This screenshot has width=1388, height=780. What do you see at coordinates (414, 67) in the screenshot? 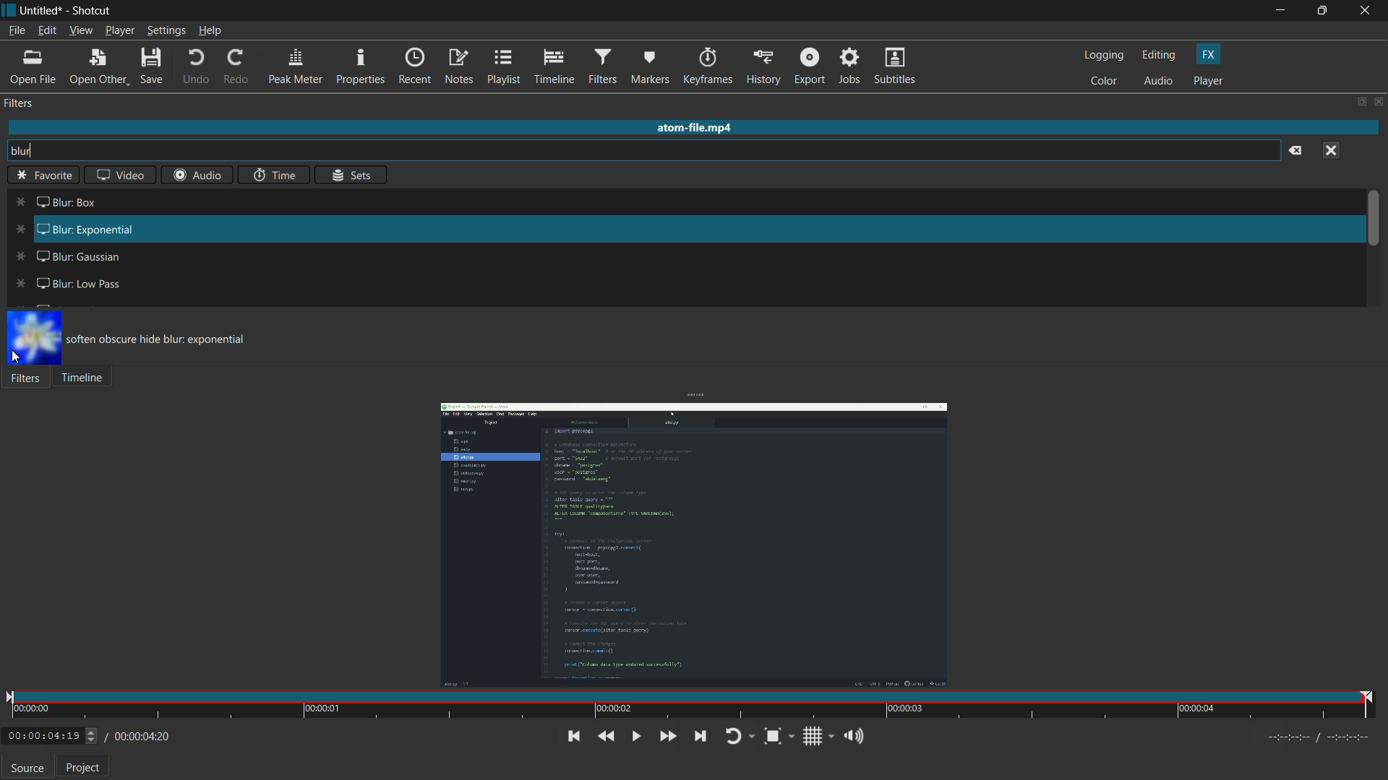
I see `recent` at bounding box center [414, 67].